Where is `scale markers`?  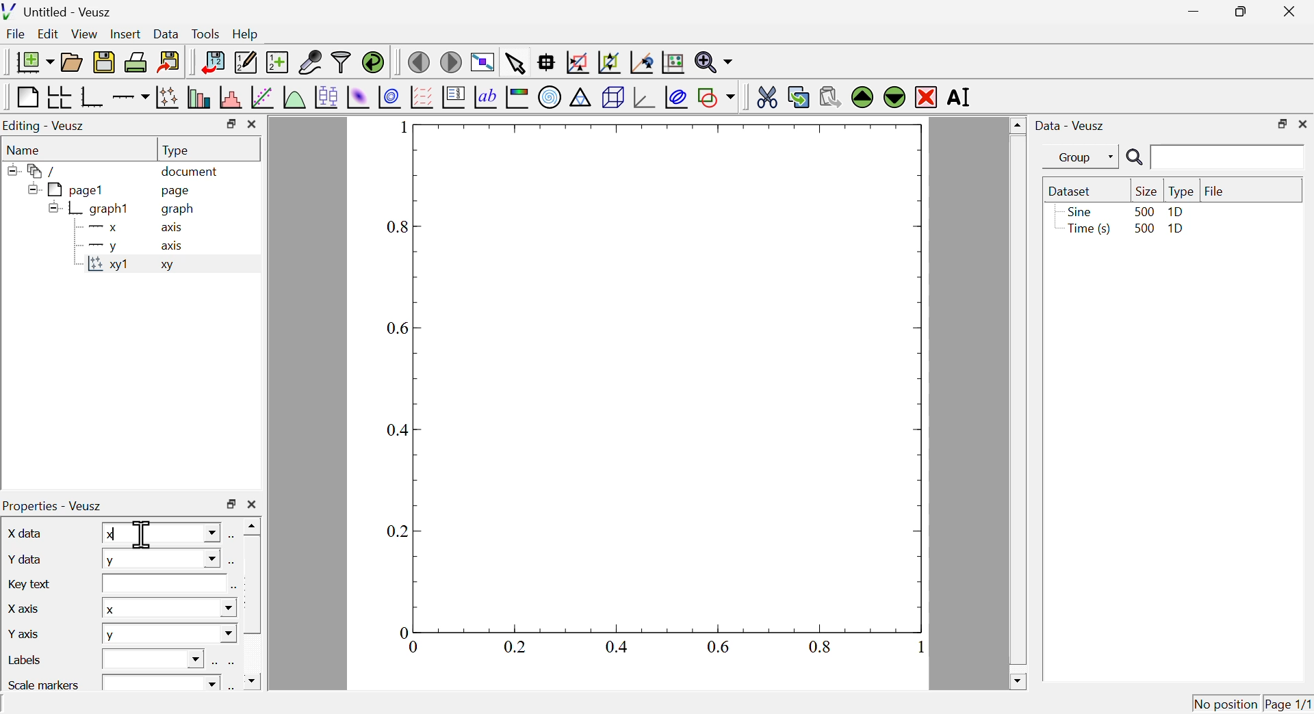
scale markers is located at coordinates (47, 683).